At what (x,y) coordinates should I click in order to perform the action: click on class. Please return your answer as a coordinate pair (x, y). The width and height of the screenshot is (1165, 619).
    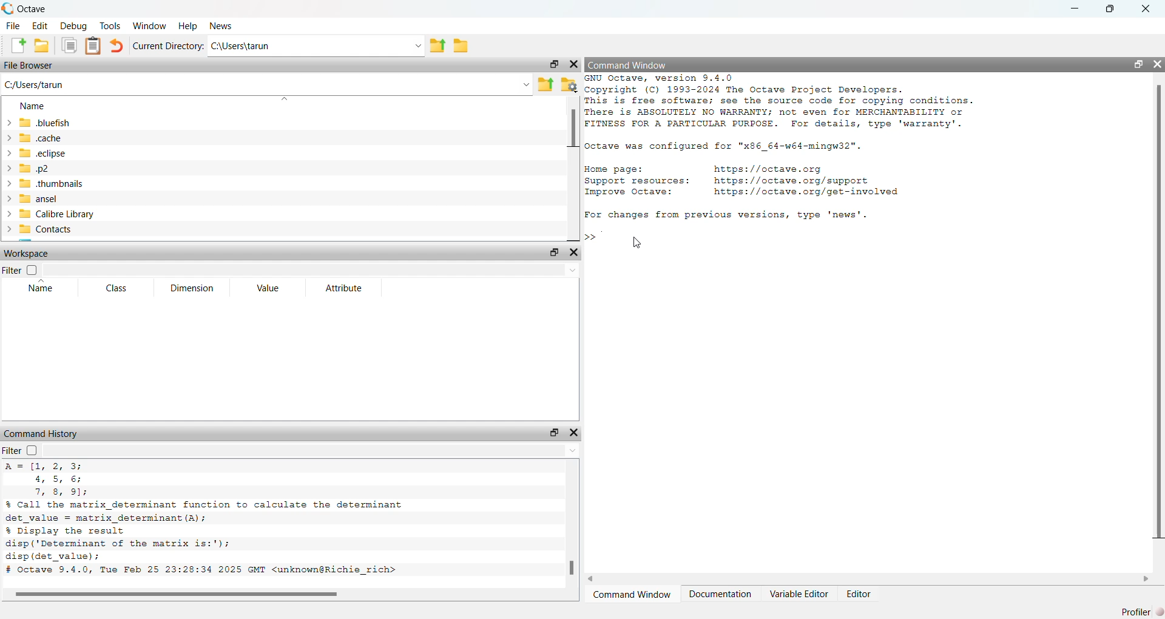
    Looking at the image, I should click on (120, 289).